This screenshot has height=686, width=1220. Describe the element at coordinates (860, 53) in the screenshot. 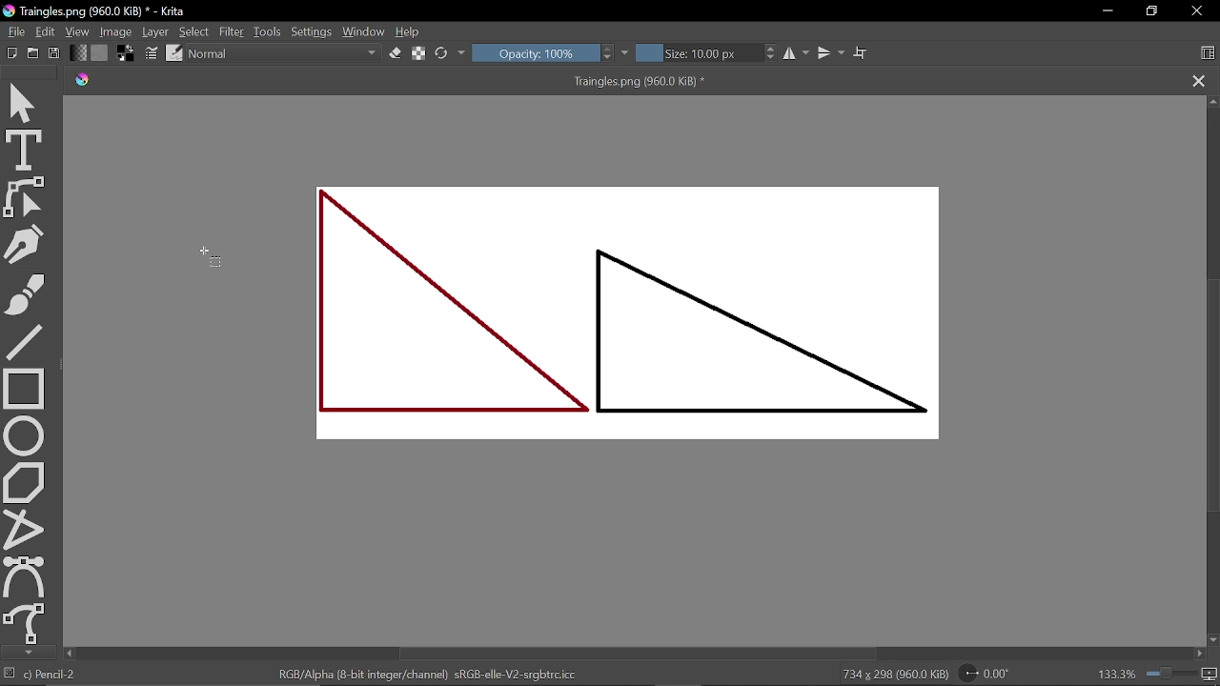

I see `Wrap around tool` at that location.